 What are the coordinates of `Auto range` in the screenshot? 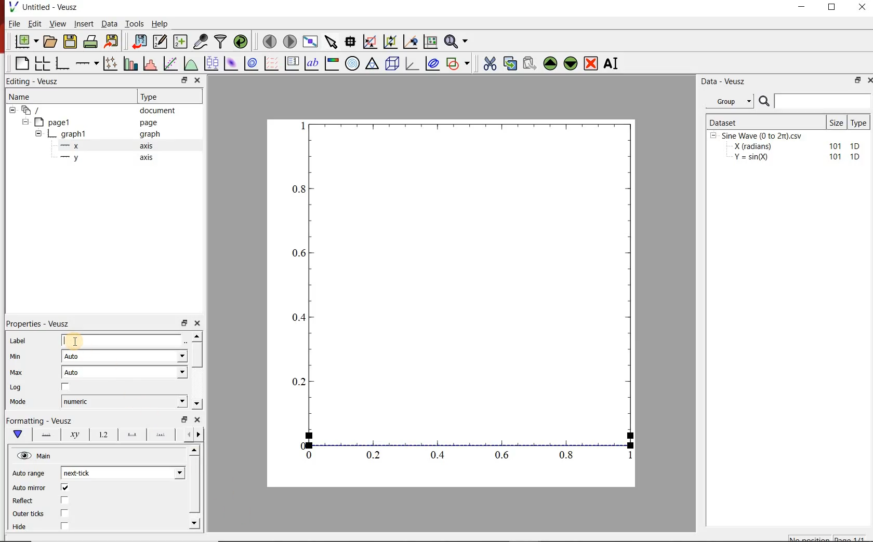 It's located at (29, 472).